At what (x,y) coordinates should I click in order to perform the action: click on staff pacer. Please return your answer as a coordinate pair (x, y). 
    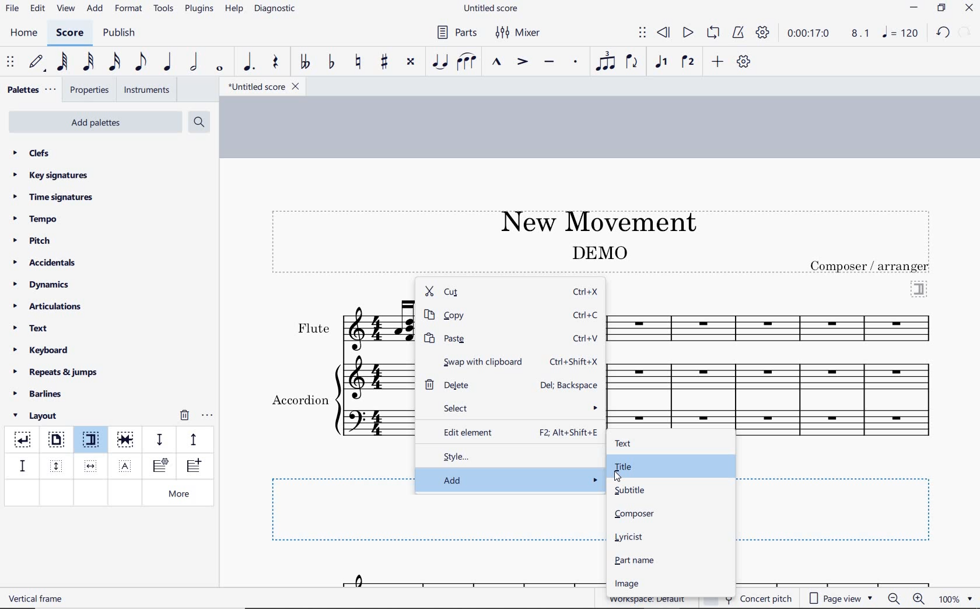
    Looking at the image, I should click on (192, 439).